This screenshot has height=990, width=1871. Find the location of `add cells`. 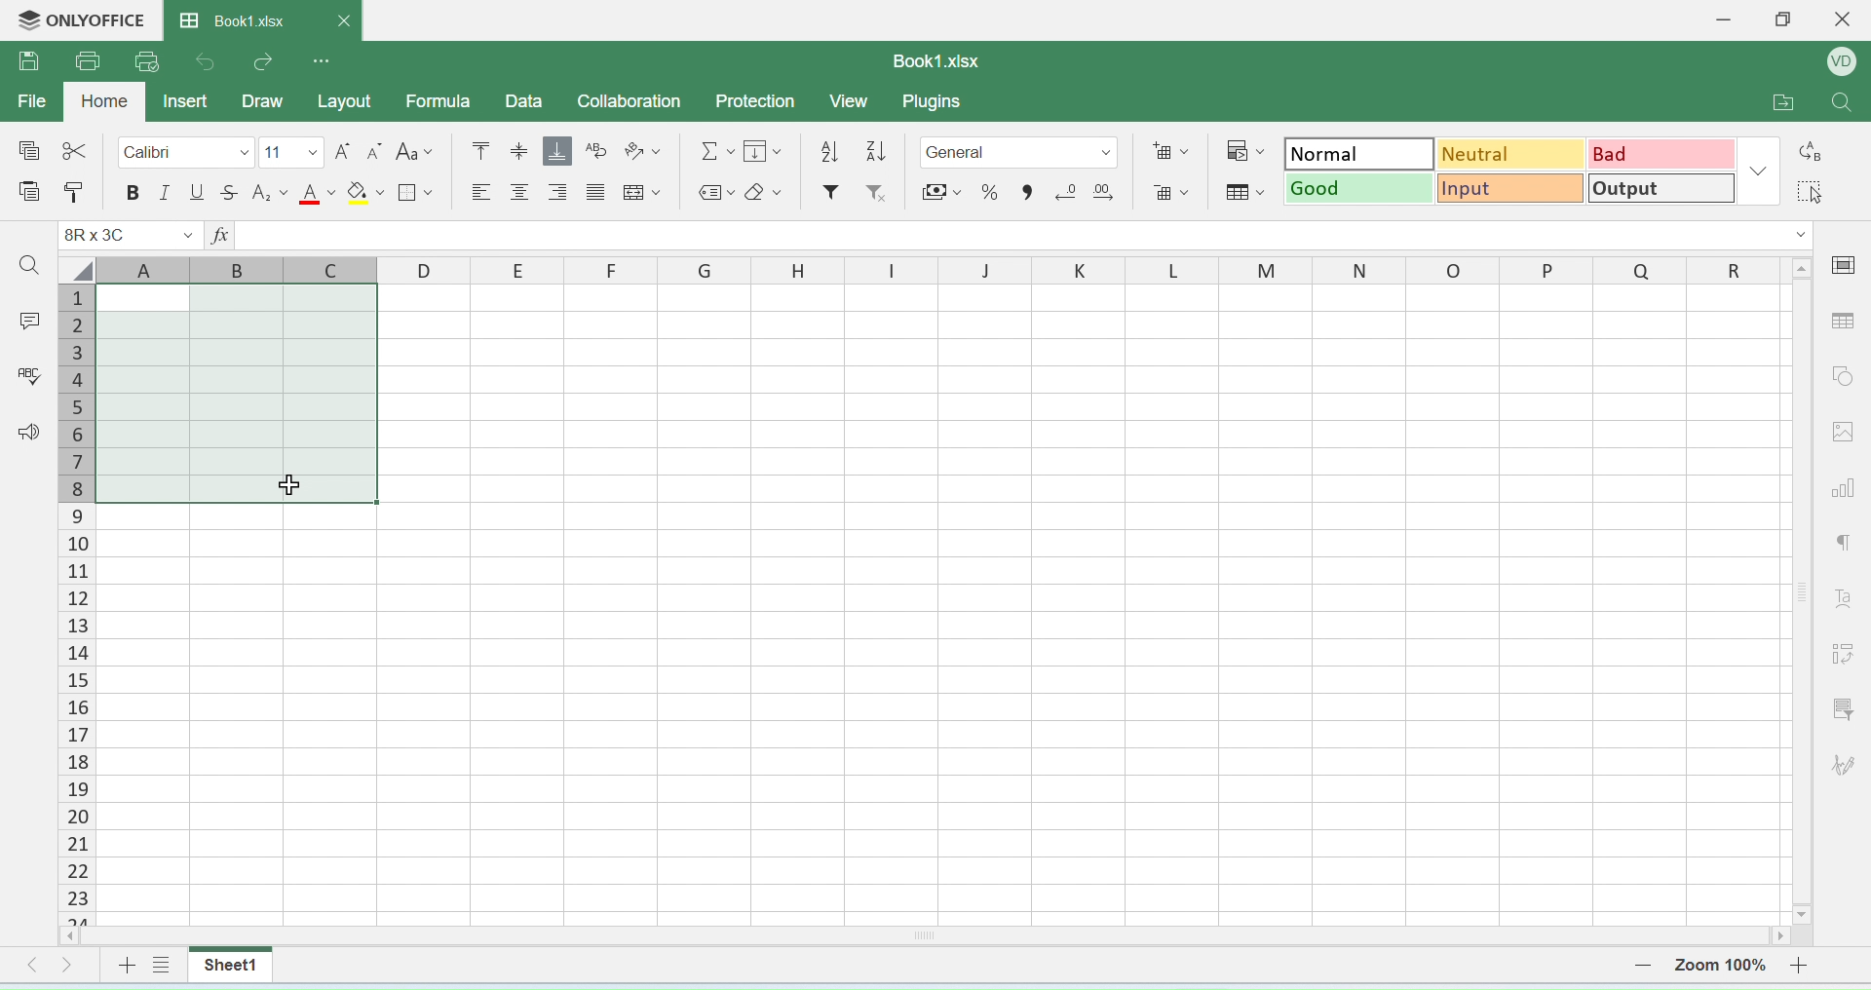

add cells is located at coordinates (1169, 151).